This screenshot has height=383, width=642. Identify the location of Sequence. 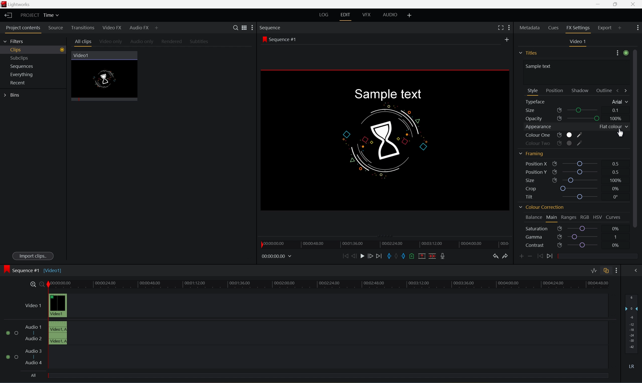
(271, 28).